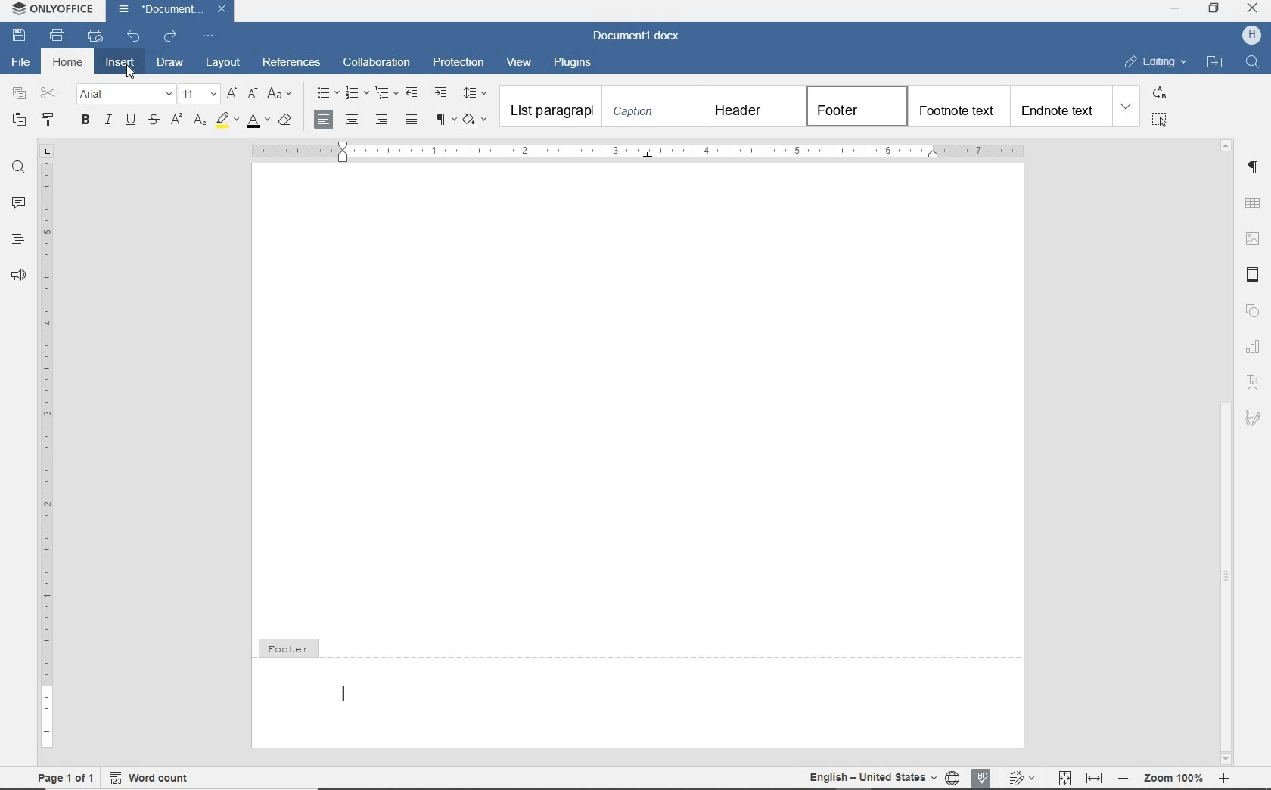  Describe the element at coordinates (118, 63) in the screenshot. I see `insert` at that location.